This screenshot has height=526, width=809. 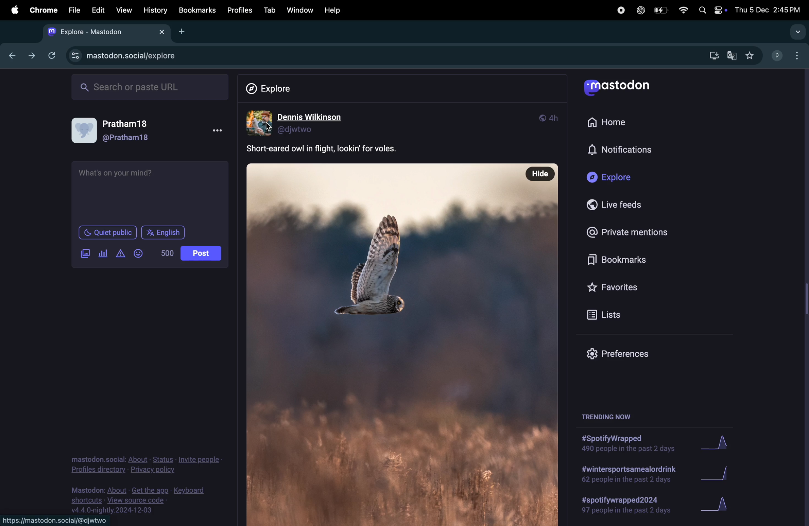 What do you see at coordinates (618, 11) in the screenshot?
I see `record` at bounding box center [618, 11].